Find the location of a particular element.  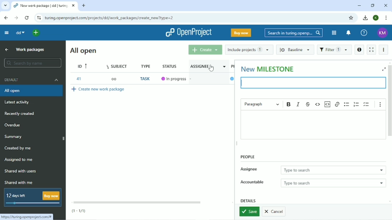

Open details view is located at coordinates (359, 50).